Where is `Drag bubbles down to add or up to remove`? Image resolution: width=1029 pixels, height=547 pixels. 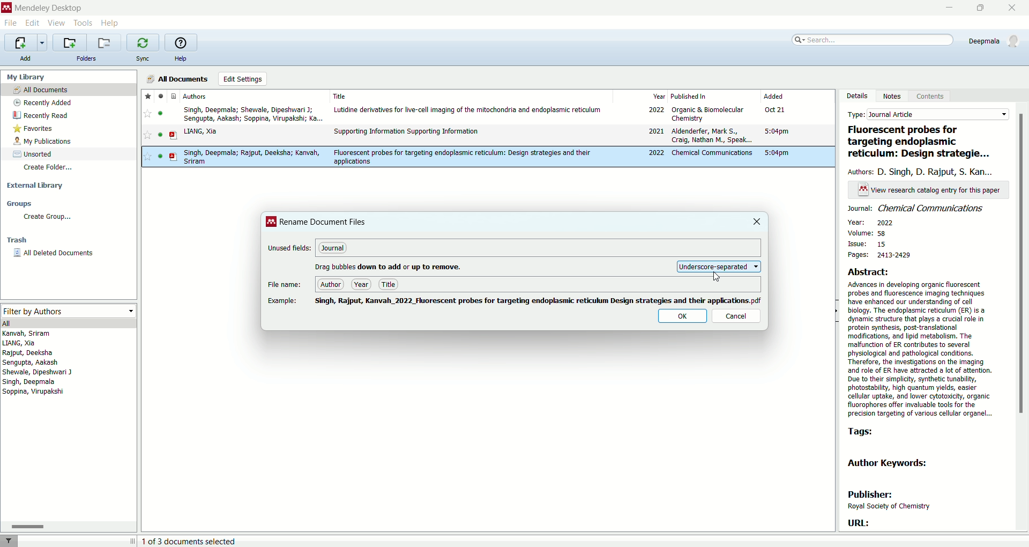 Drag bubbles down to add or up to remove is located at coordinates (390, 265).